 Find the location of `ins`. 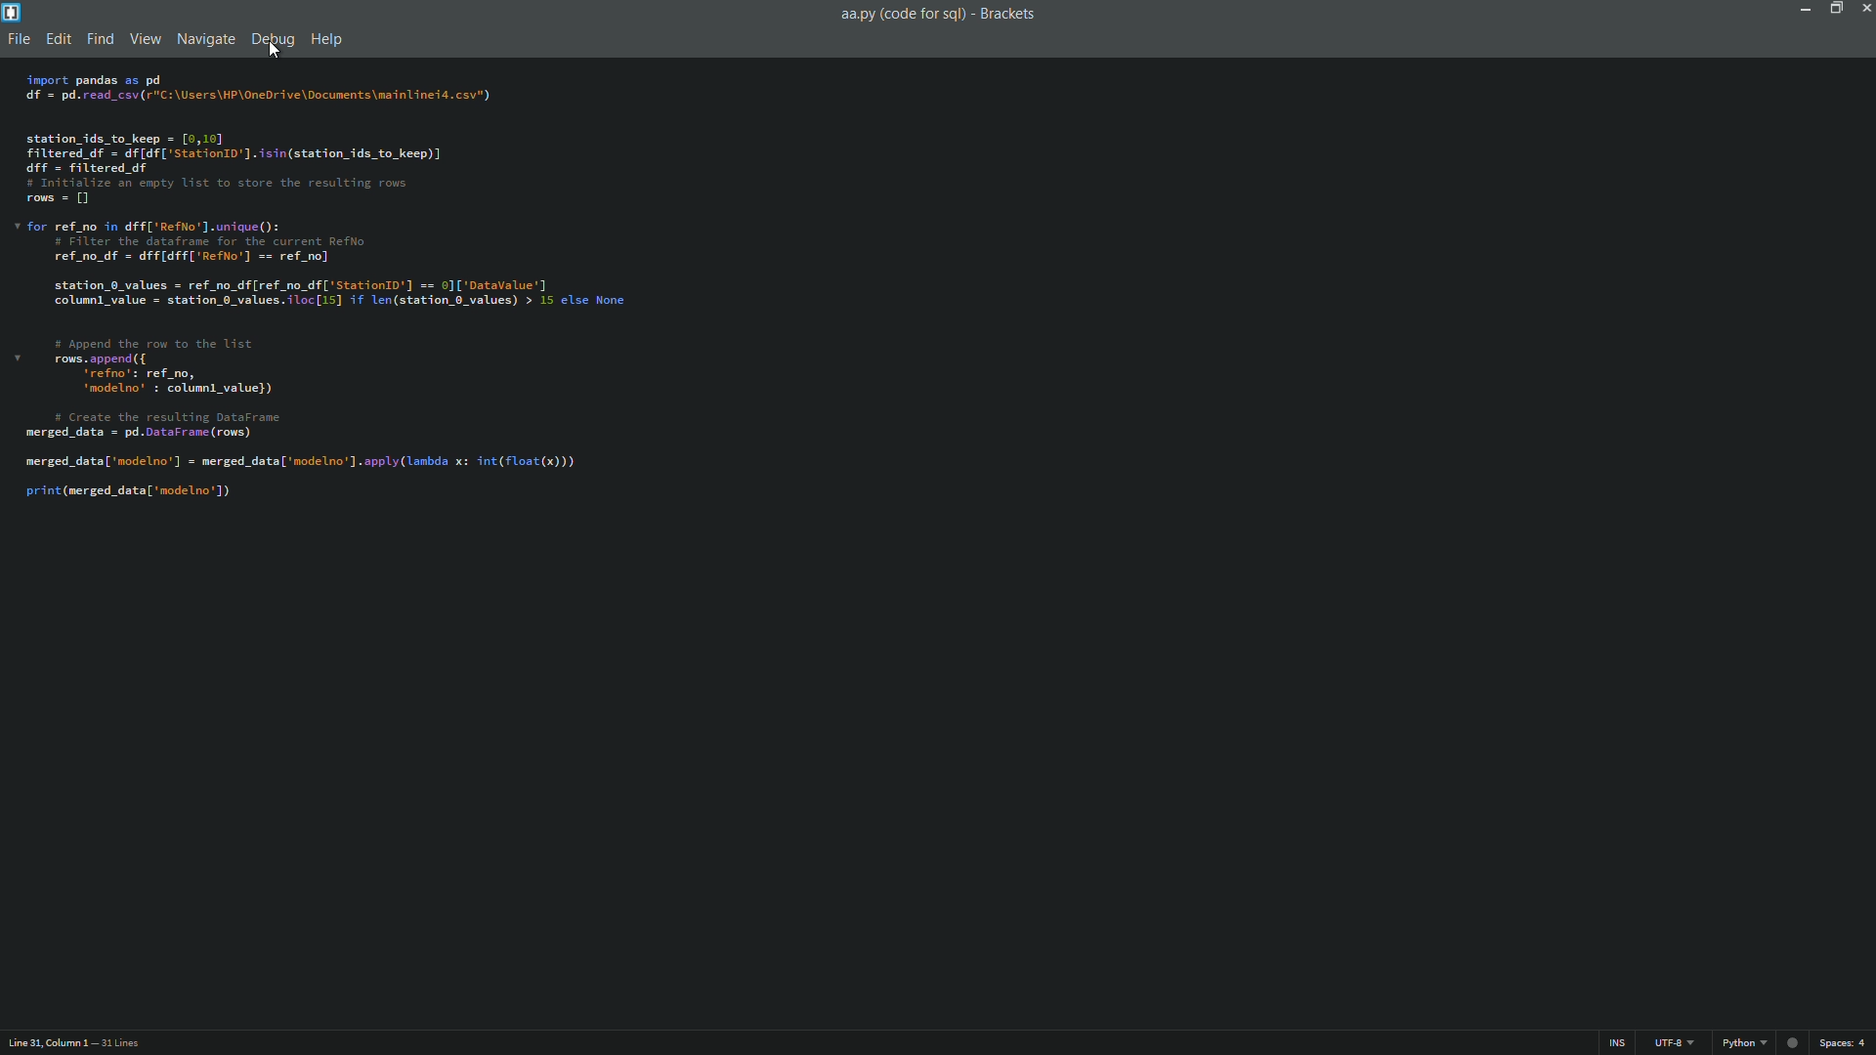

ins is located at coordinates (1617, 1043).